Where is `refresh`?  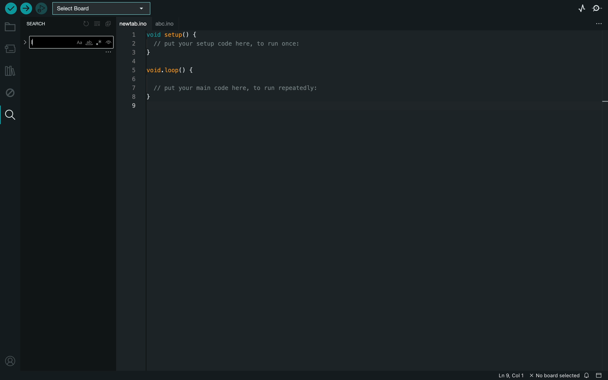
refresh is located at coordinates (85, 23).